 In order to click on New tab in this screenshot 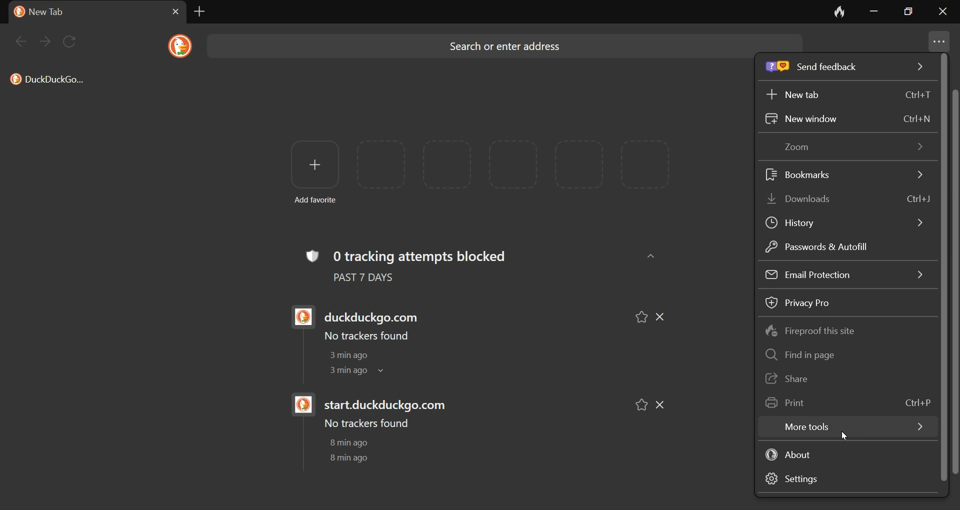, I will do `click(847, 94)`.